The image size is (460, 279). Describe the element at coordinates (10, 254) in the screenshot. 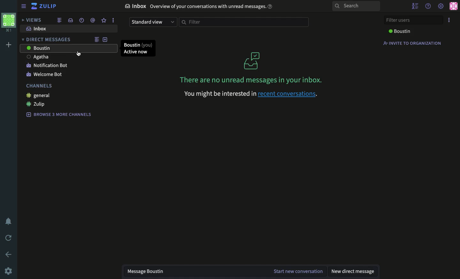

I see `back` at that location.